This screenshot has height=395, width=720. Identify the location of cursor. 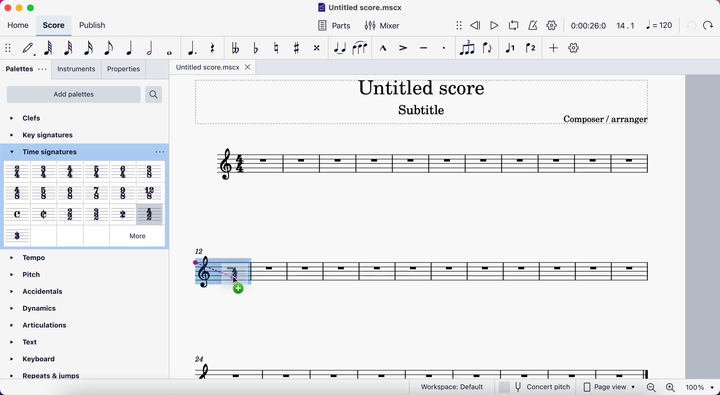
(237, 280).